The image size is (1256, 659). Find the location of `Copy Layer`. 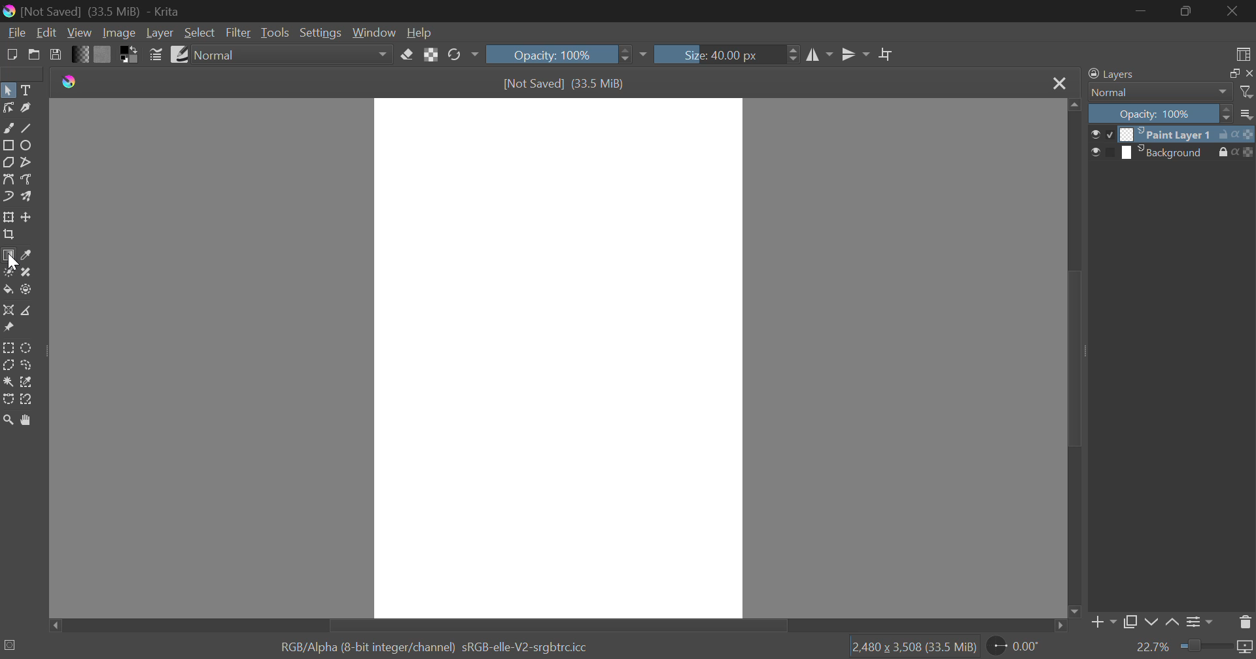

Copy Layer is located at coordinates (1130, 624).